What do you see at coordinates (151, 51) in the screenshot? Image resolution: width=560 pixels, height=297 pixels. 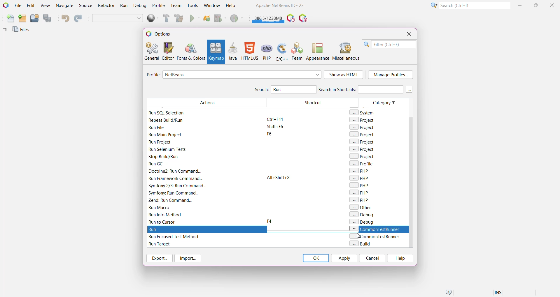 I see `General` at bounding box center [151, 51].